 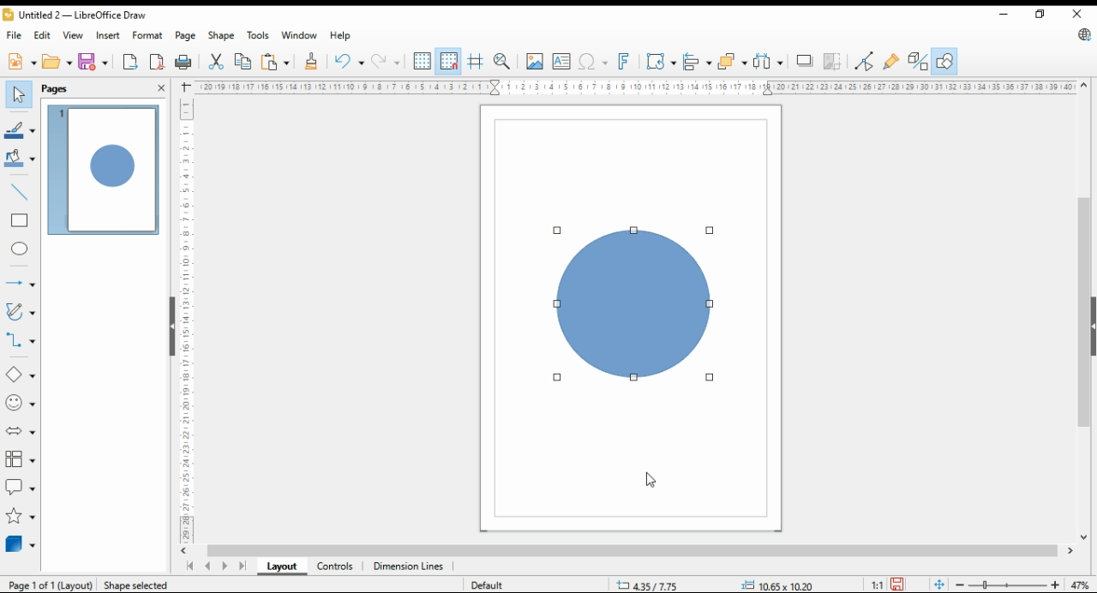 What do you see at coordinates (21, 193) in the screenshot?
I see `insert line` at bounding box center [21, 193].